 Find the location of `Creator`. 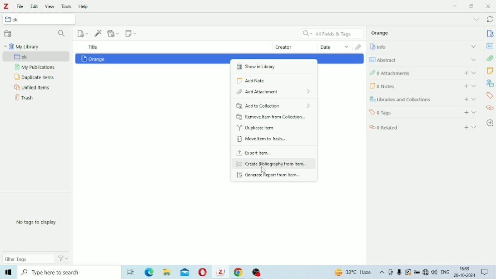

Creator is located at coordinates (295, 46).